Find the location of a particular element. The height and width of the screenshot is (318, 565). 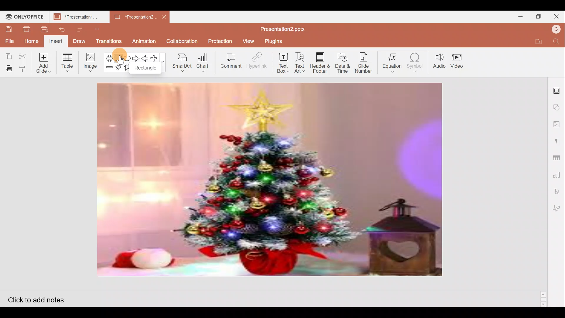

Comment is located at coordinates (230, 61).